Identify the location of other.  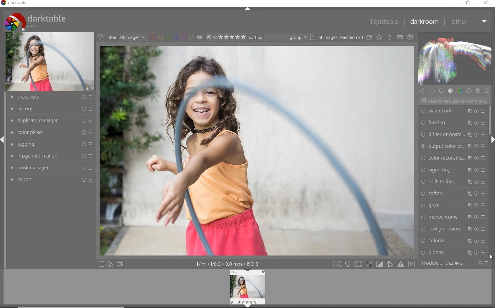
(469, 22).